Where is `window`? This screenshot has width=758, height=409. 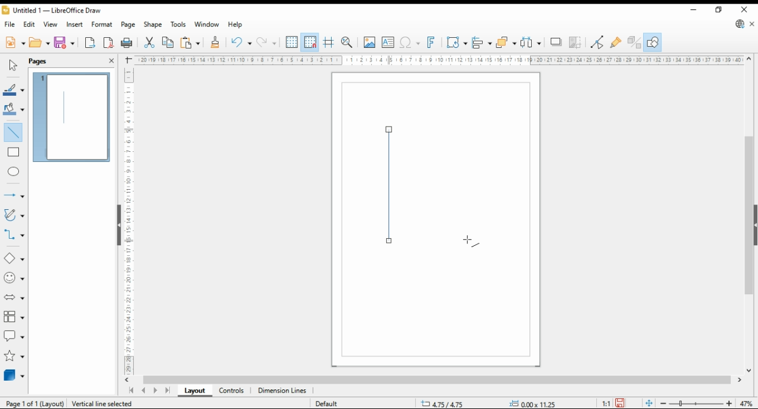
window is located at coordinates (207, 25).